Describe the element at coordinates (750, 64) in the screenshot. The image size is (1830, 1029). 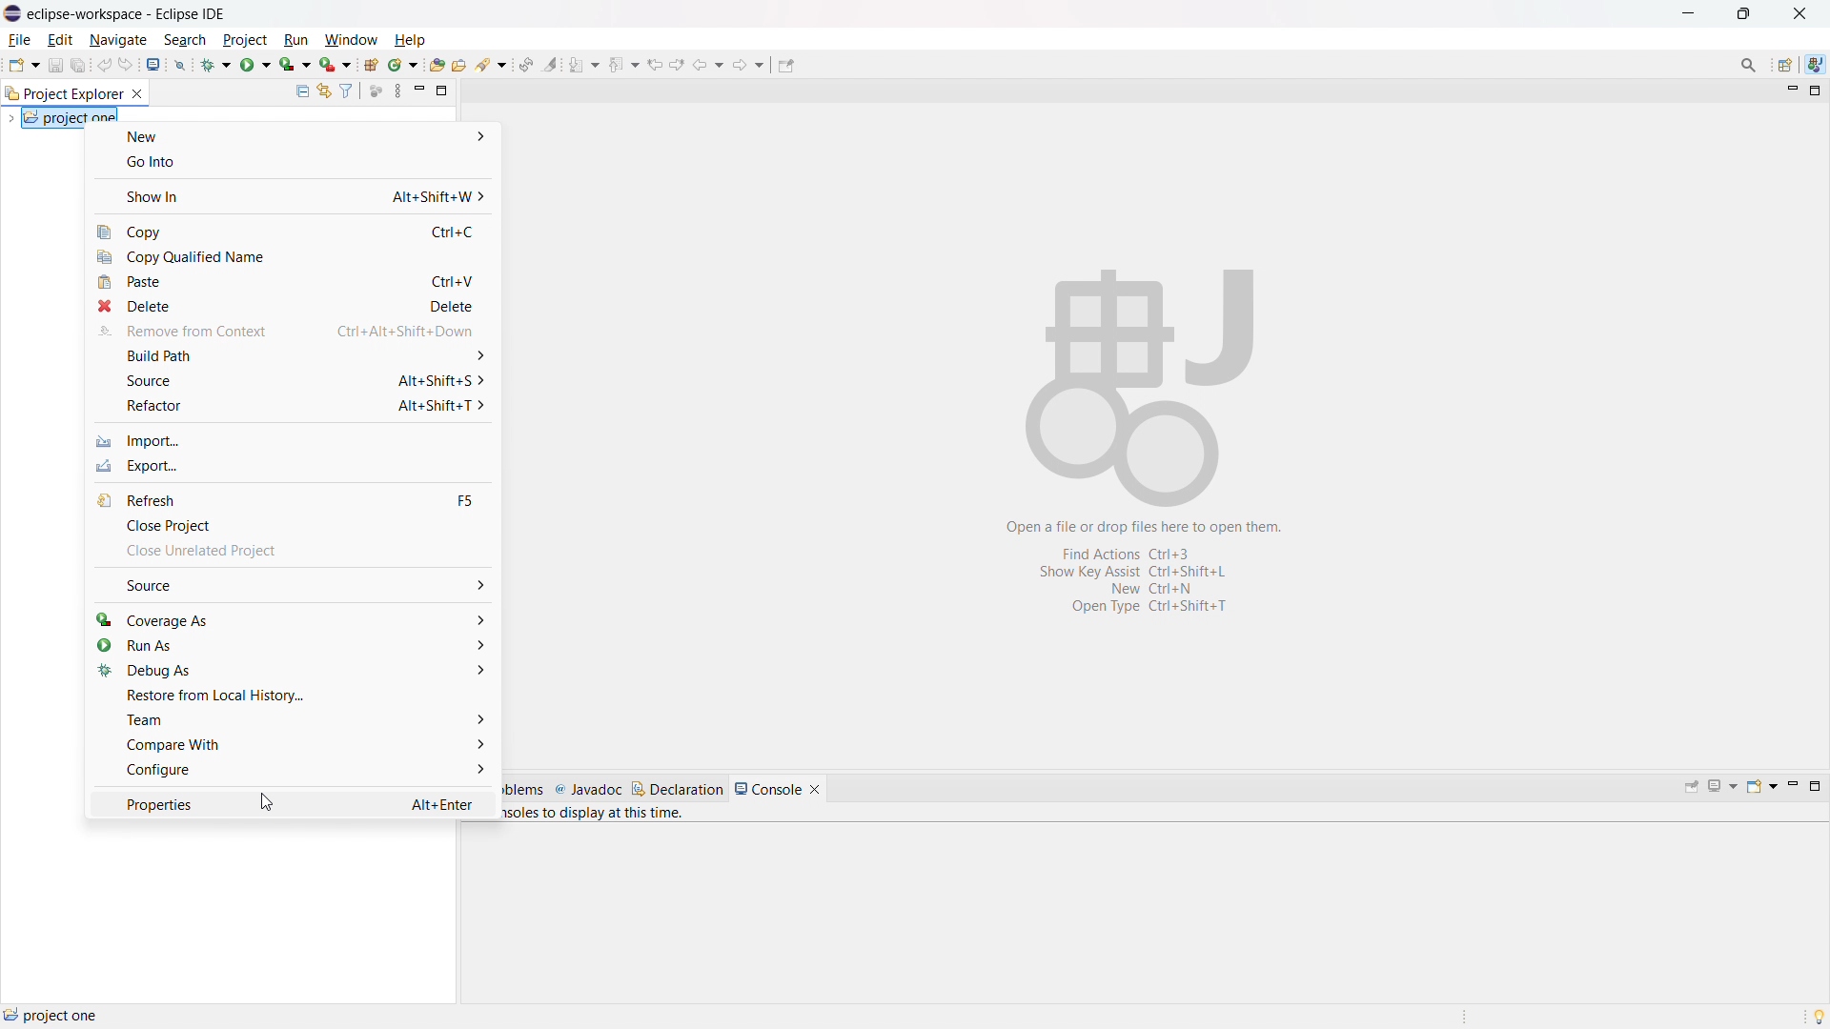
I see `forward` at that location.